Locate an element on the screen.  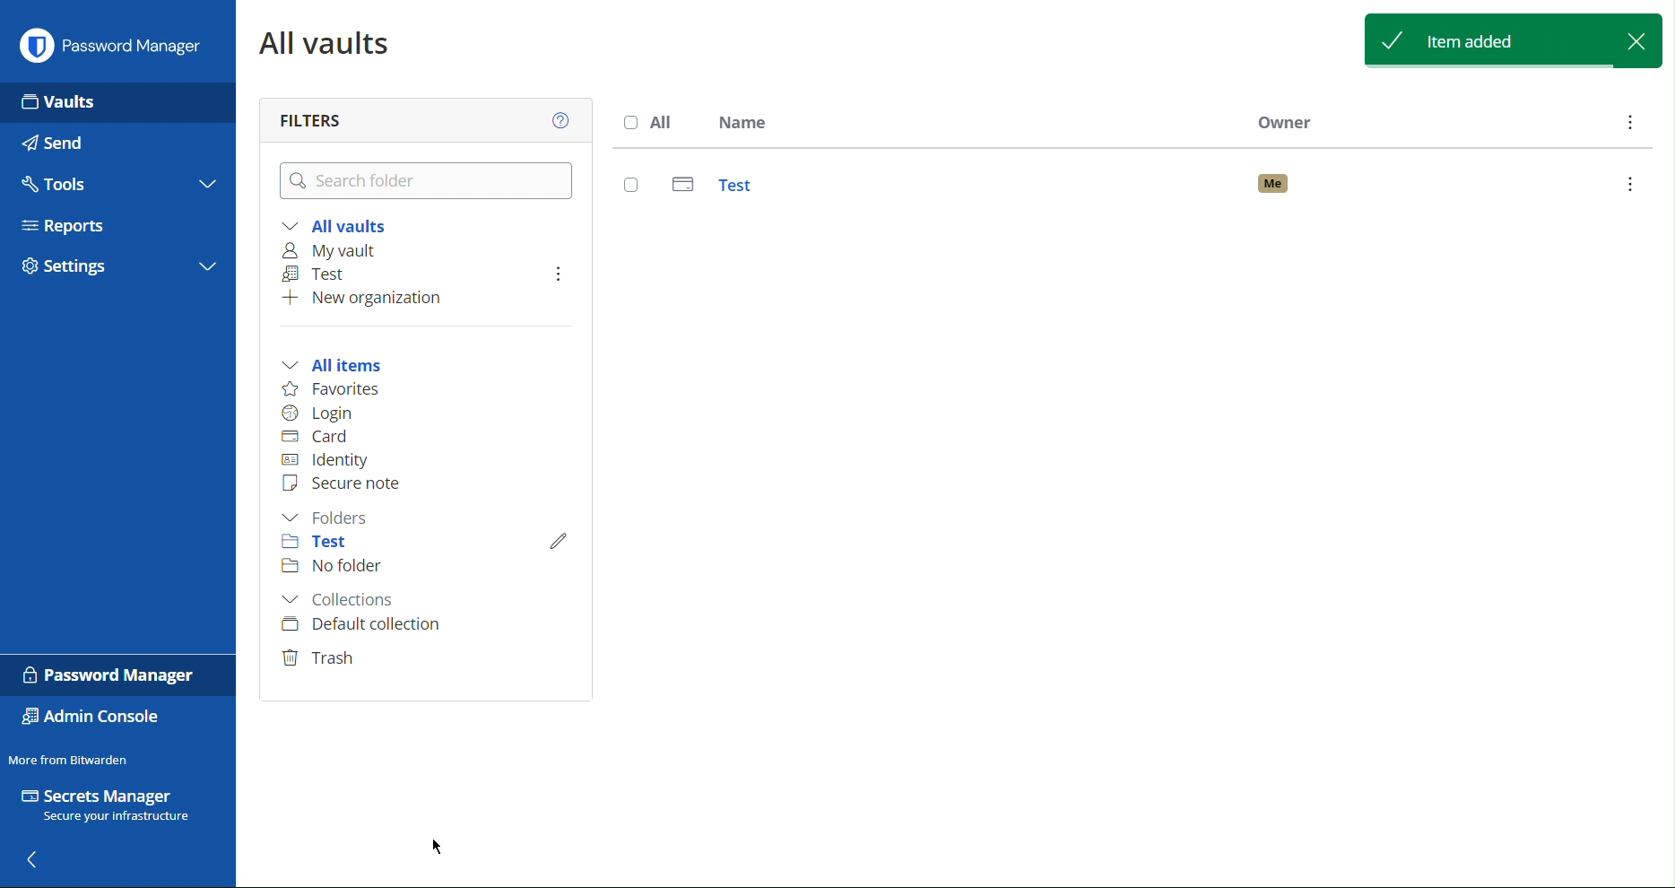
My vault is located at coordinates (337, 248).